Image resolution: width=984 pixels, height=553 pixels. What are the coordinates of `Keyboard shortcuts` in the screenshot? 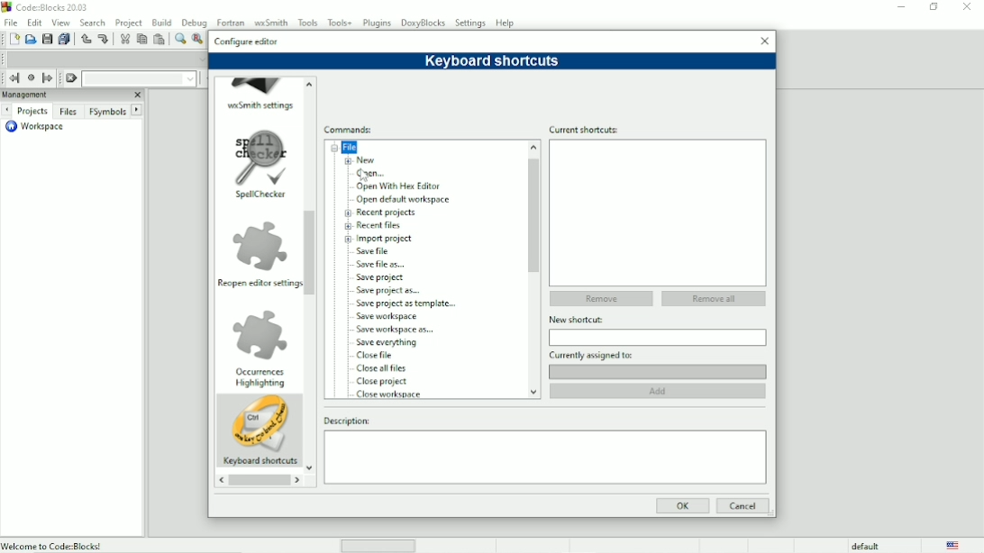 It's located at (493, 61).